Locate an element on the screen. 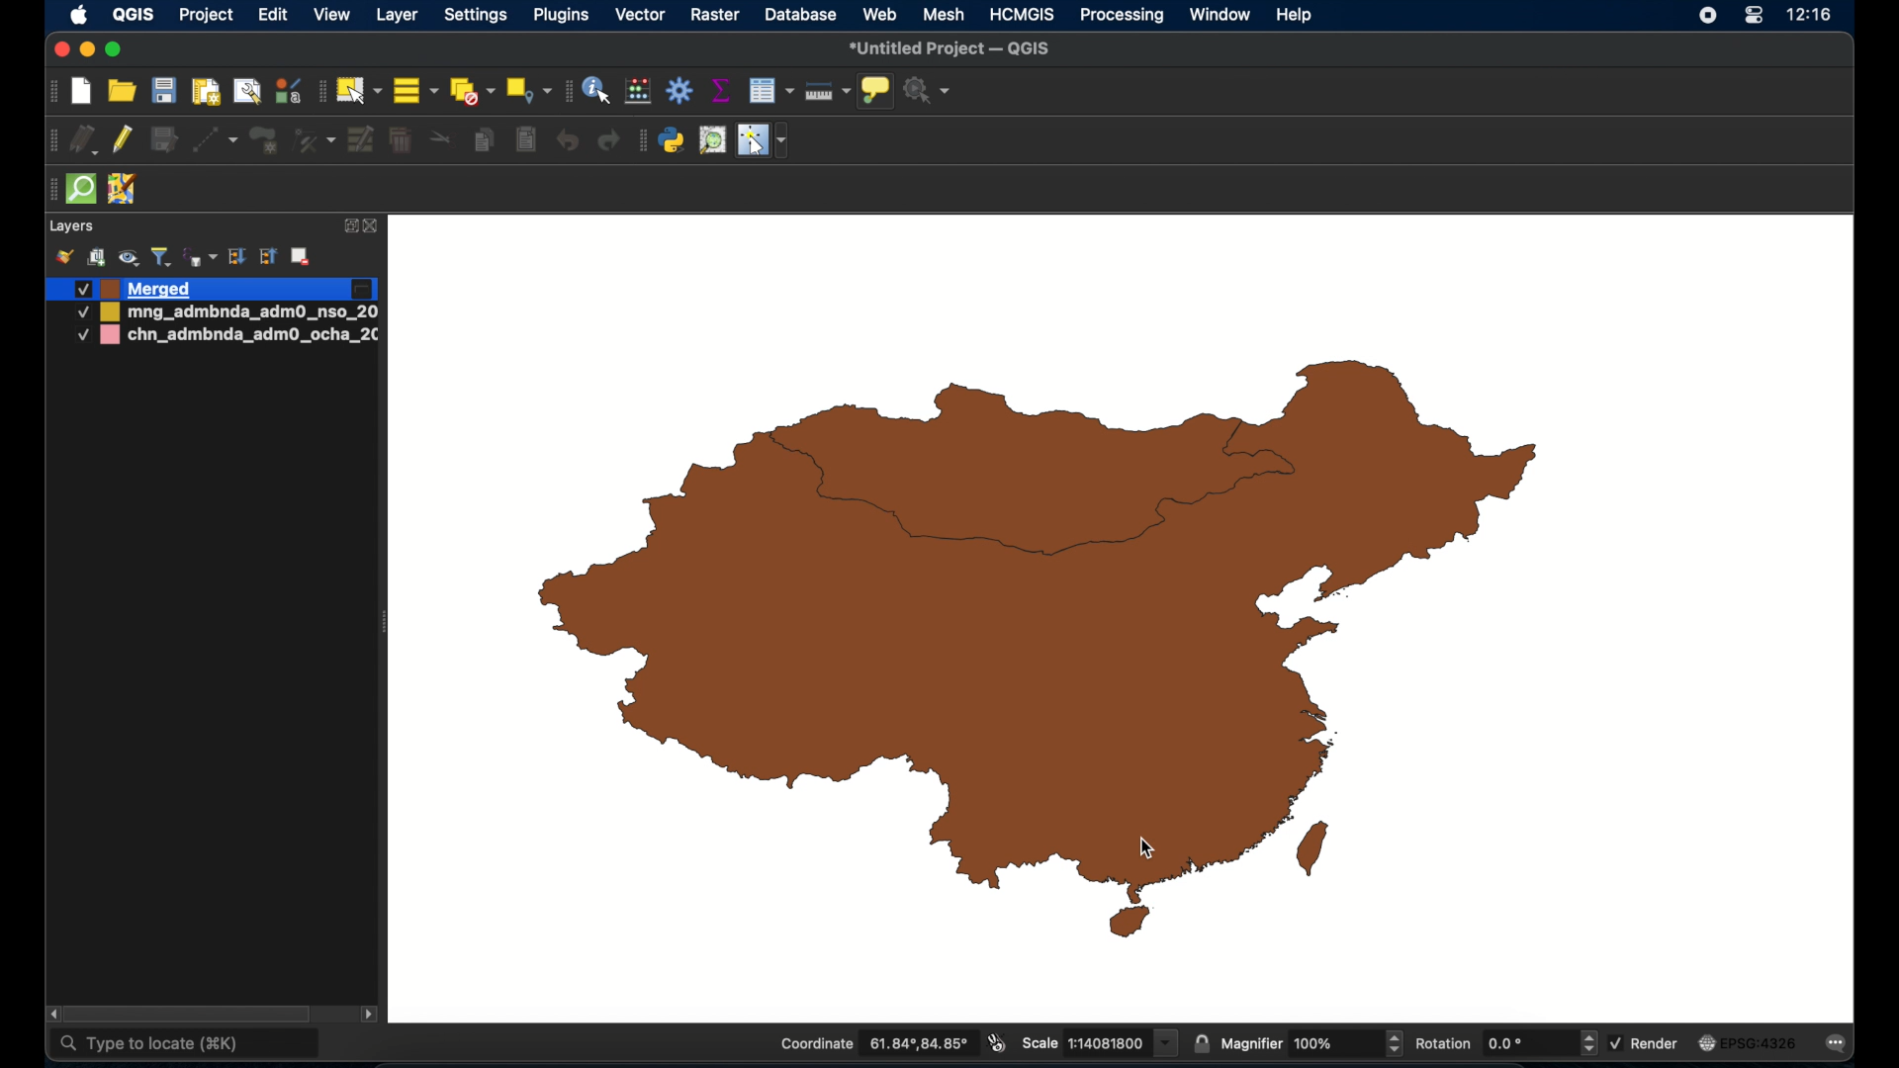  merged layers is located at coordinates (1035, 638).